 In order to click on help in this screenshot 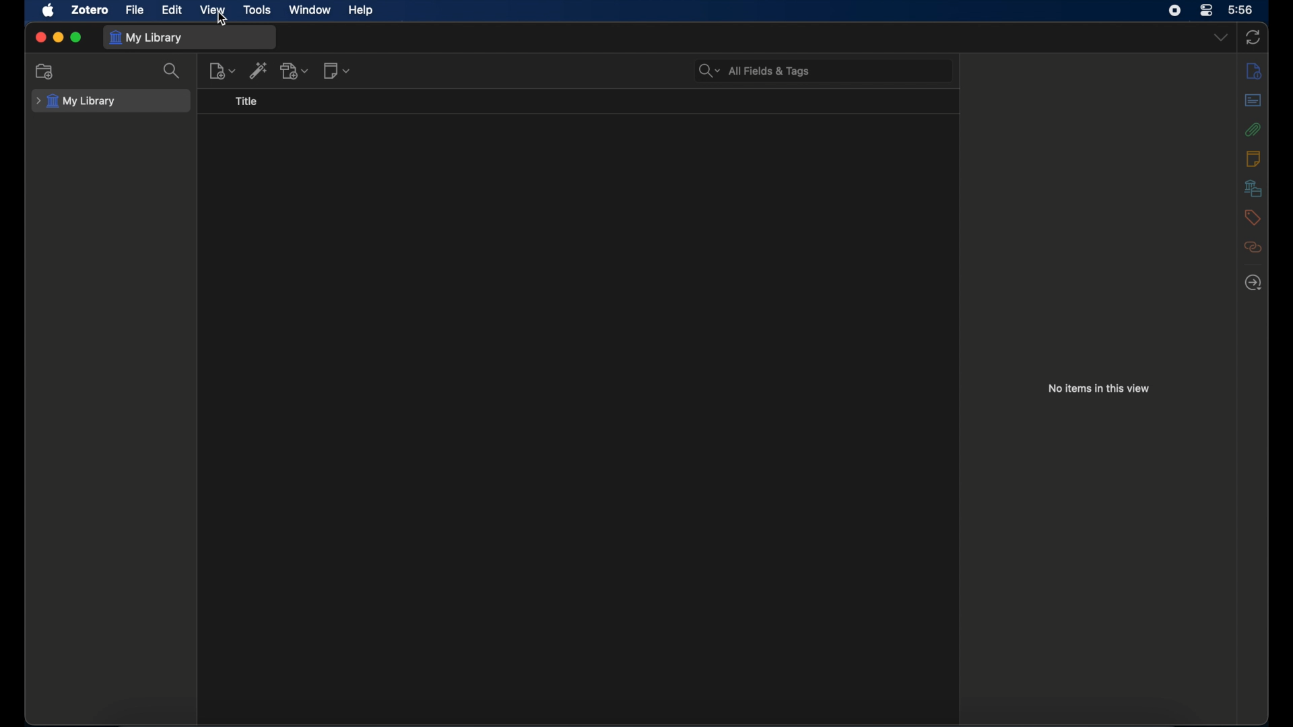, I will do `click(360, 11)`.